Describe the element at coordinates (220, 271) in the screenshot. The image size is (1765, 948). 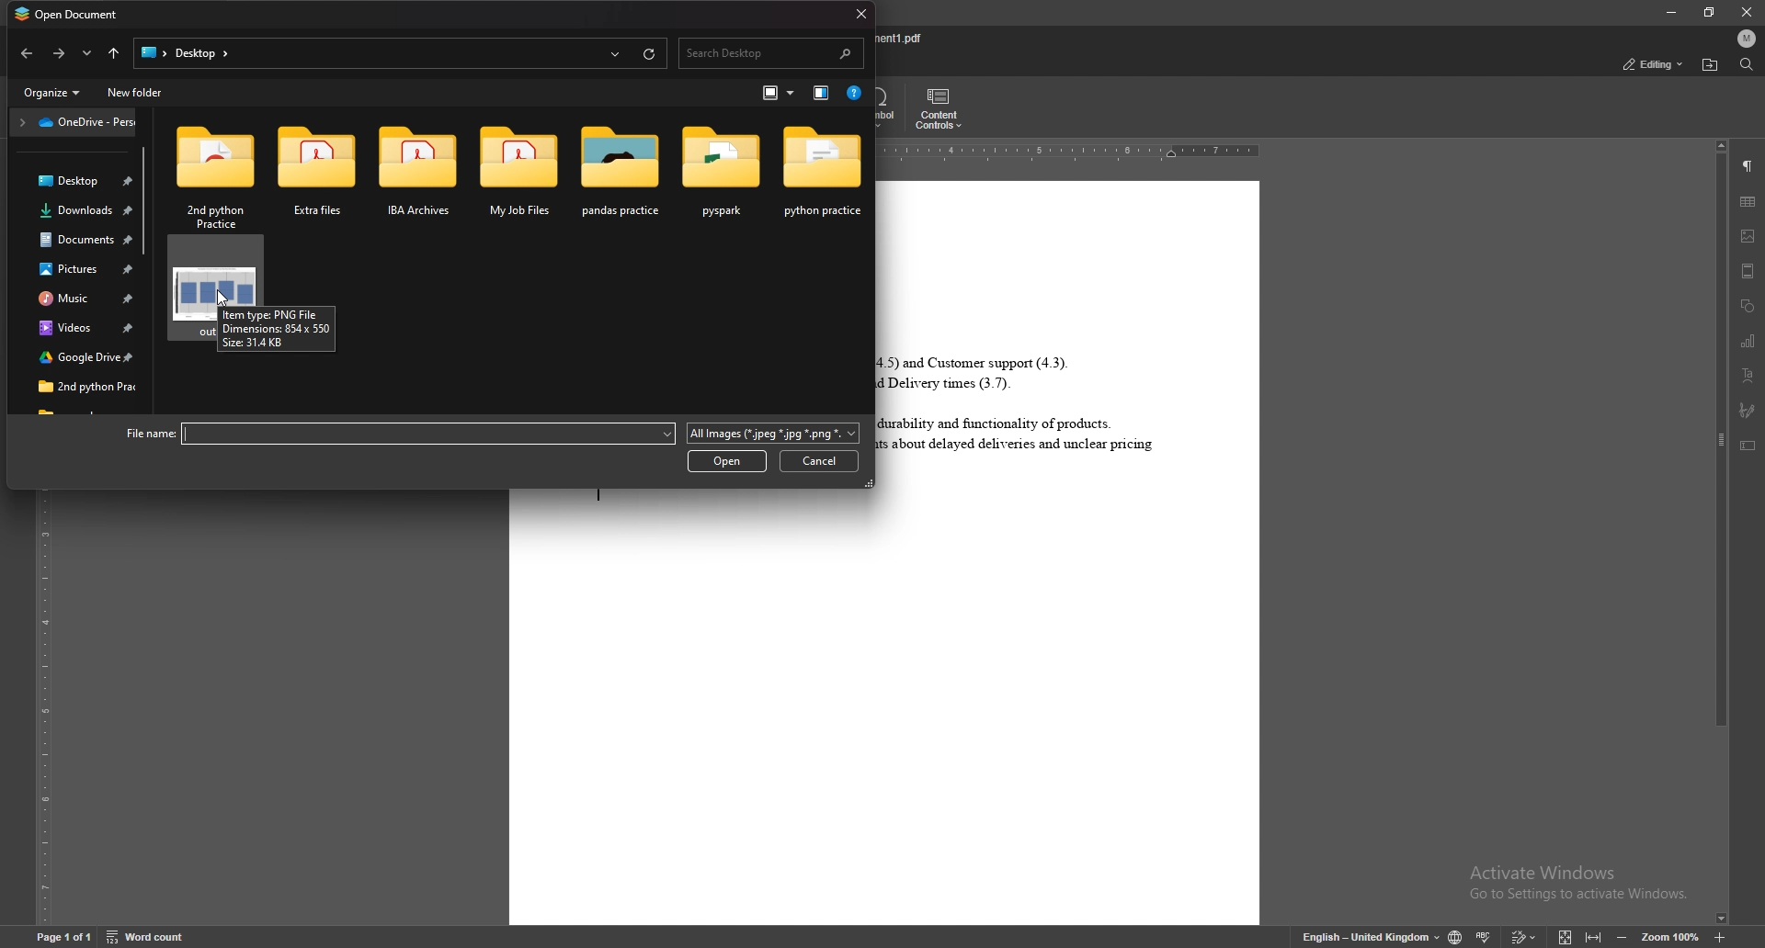
I see `image` at that location.